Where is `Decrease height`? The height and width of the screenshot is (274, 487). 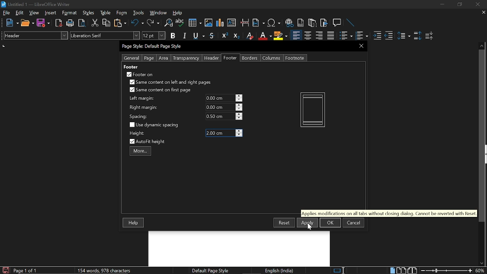 Decrease height is located at coordinates (239, 135).